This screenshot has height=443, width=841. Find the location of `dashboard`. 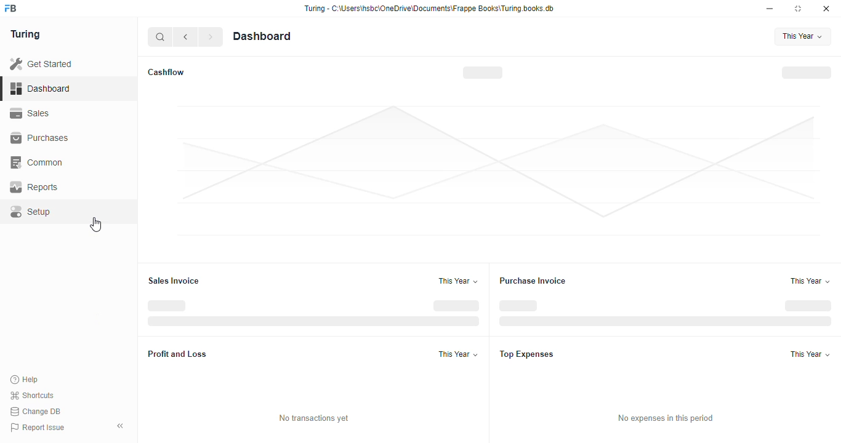

dashboard is located at coordinates (40, 88).